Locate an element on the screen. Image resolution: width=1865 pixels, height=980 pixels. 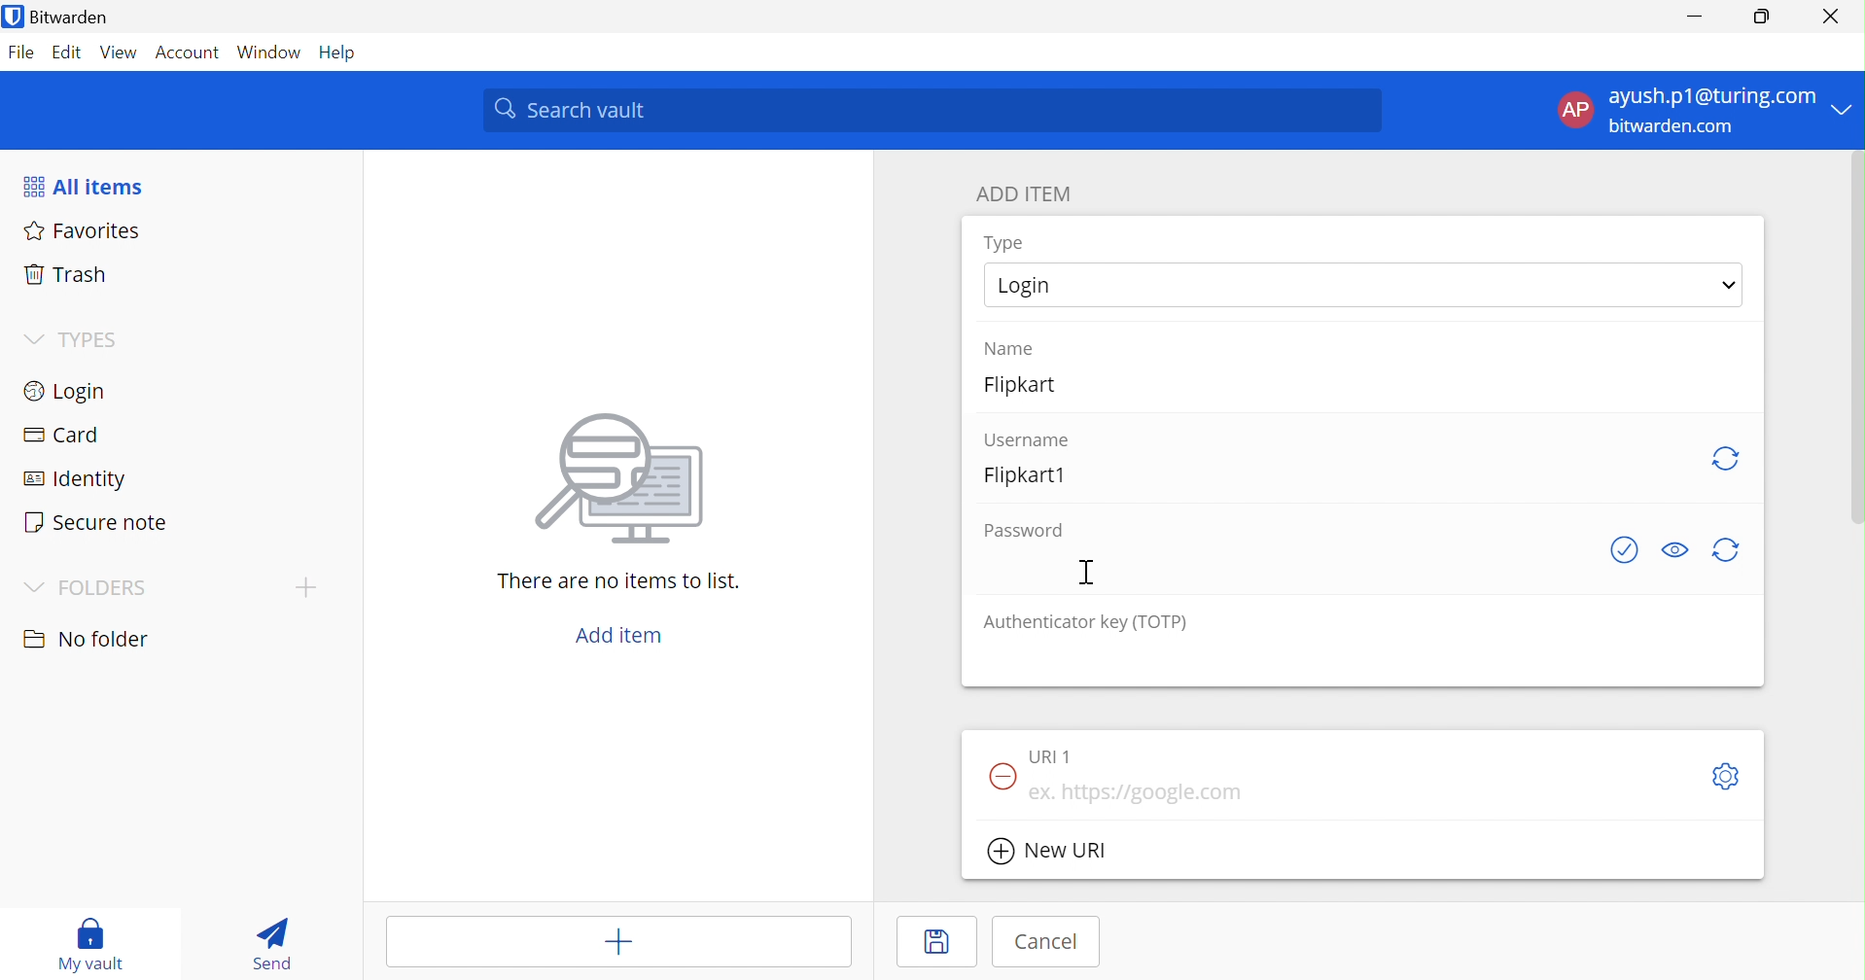
Account is located at coordinates (189, 52).